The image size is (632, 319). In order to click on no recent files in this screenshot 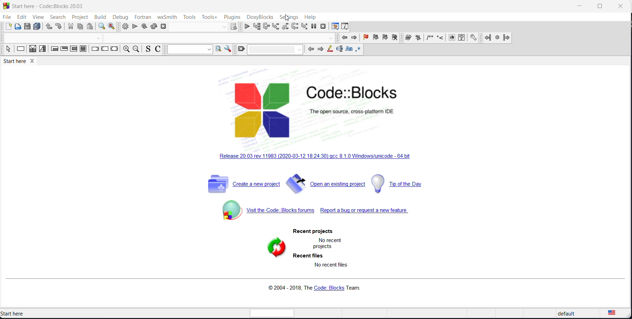, I will do `click(333, 265)`.